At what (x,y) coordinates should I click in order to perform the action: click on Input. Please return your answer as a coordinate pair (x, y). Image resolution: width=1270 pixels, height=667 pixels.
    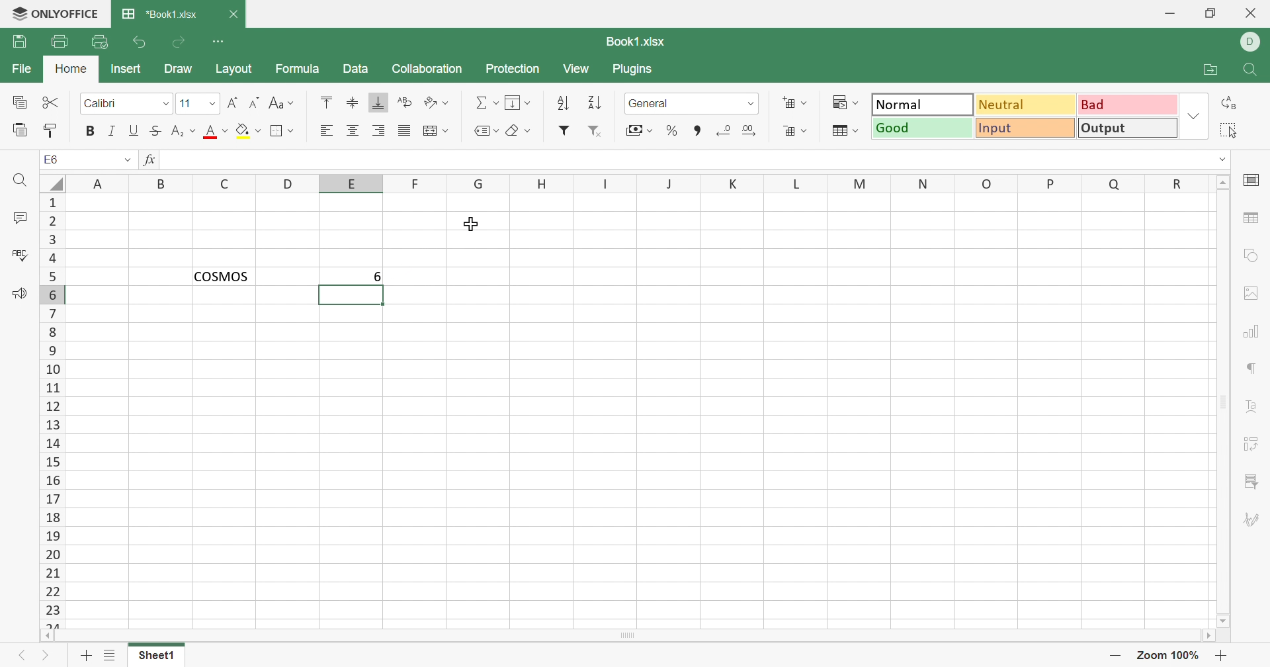
    Looking at the image, I should click on (1024, 128).